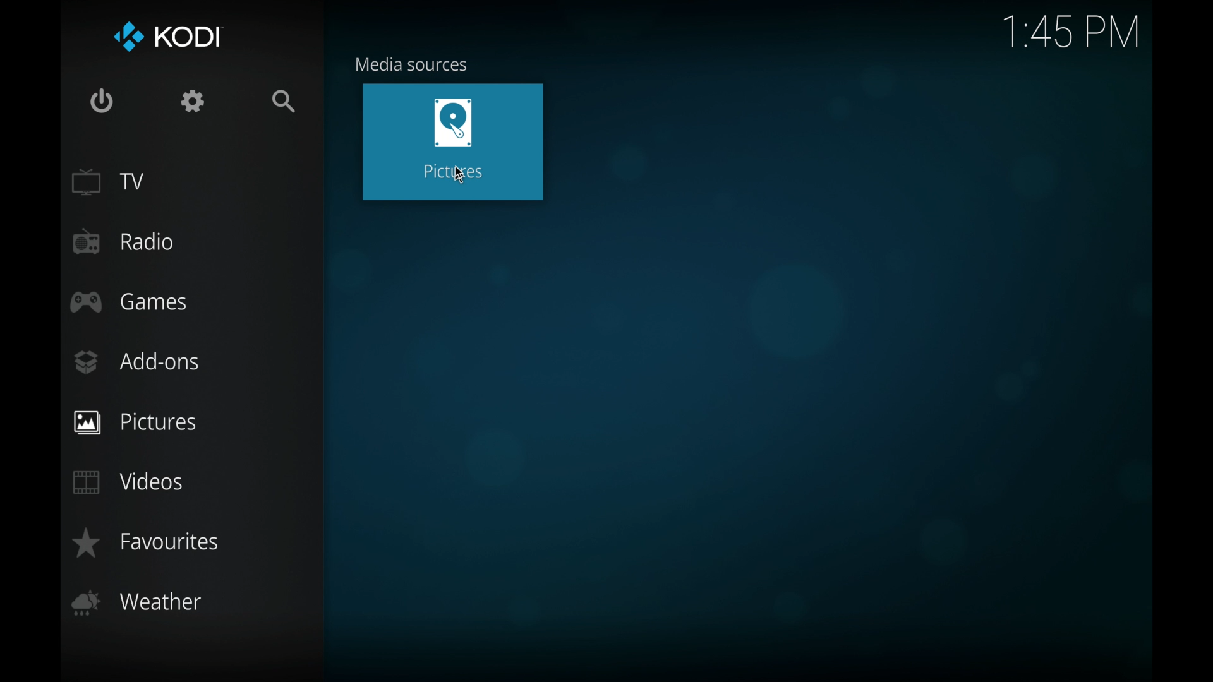  What do you see at coordinates (124, 242) in the screenshot?
I see `radio` at bounding box center [124, 242].